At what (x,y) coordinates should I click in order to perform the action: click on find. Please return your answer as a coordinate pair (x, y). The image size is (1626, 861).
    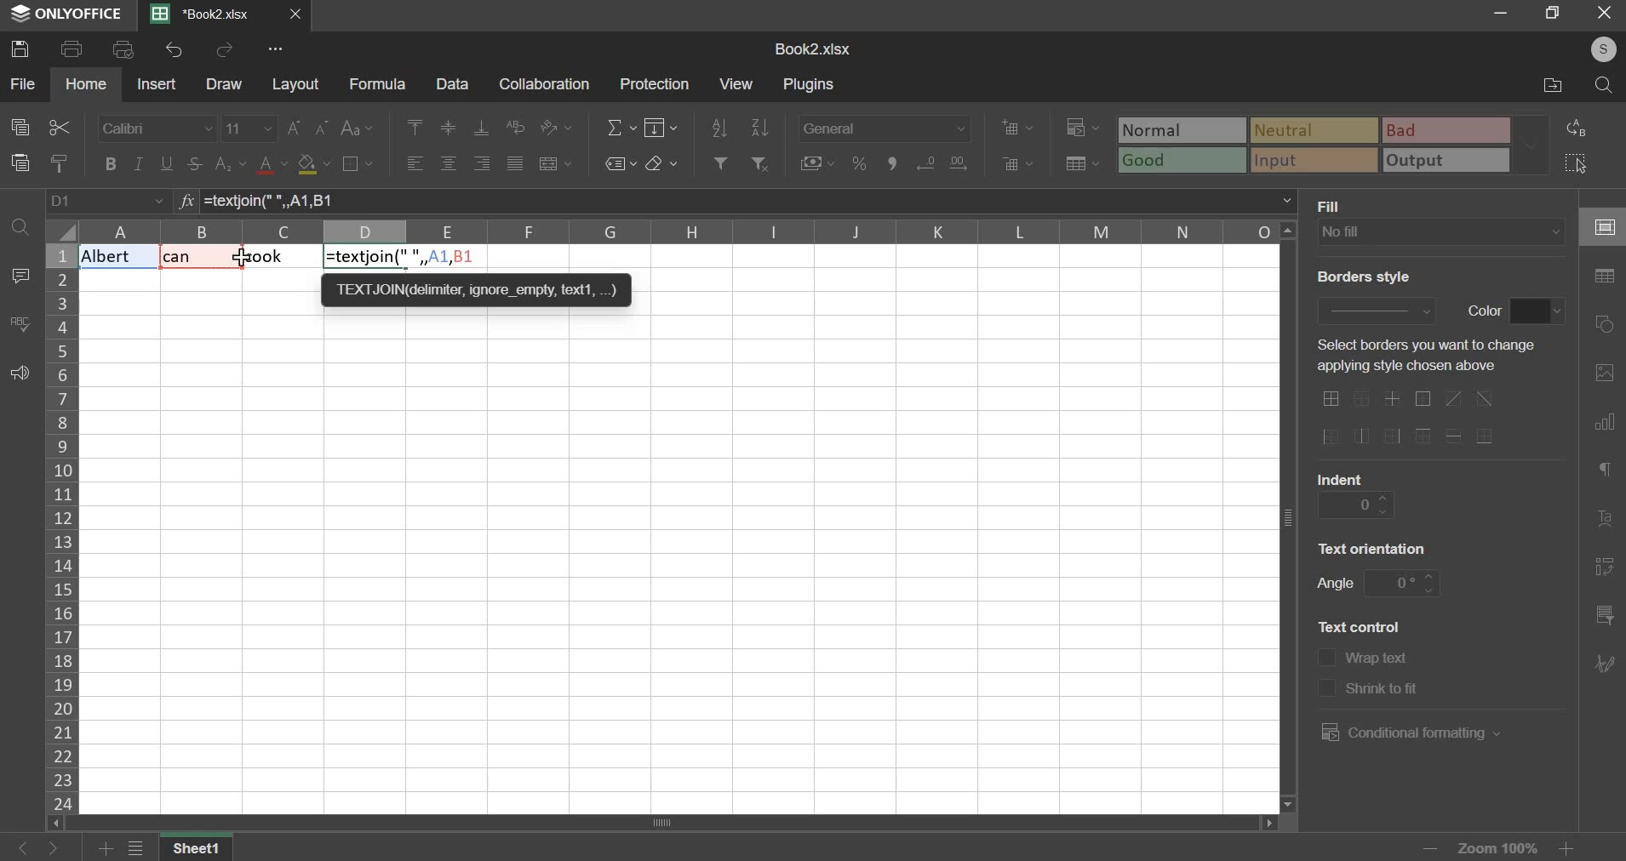
    Looking at the image, I should click on (19, 225).